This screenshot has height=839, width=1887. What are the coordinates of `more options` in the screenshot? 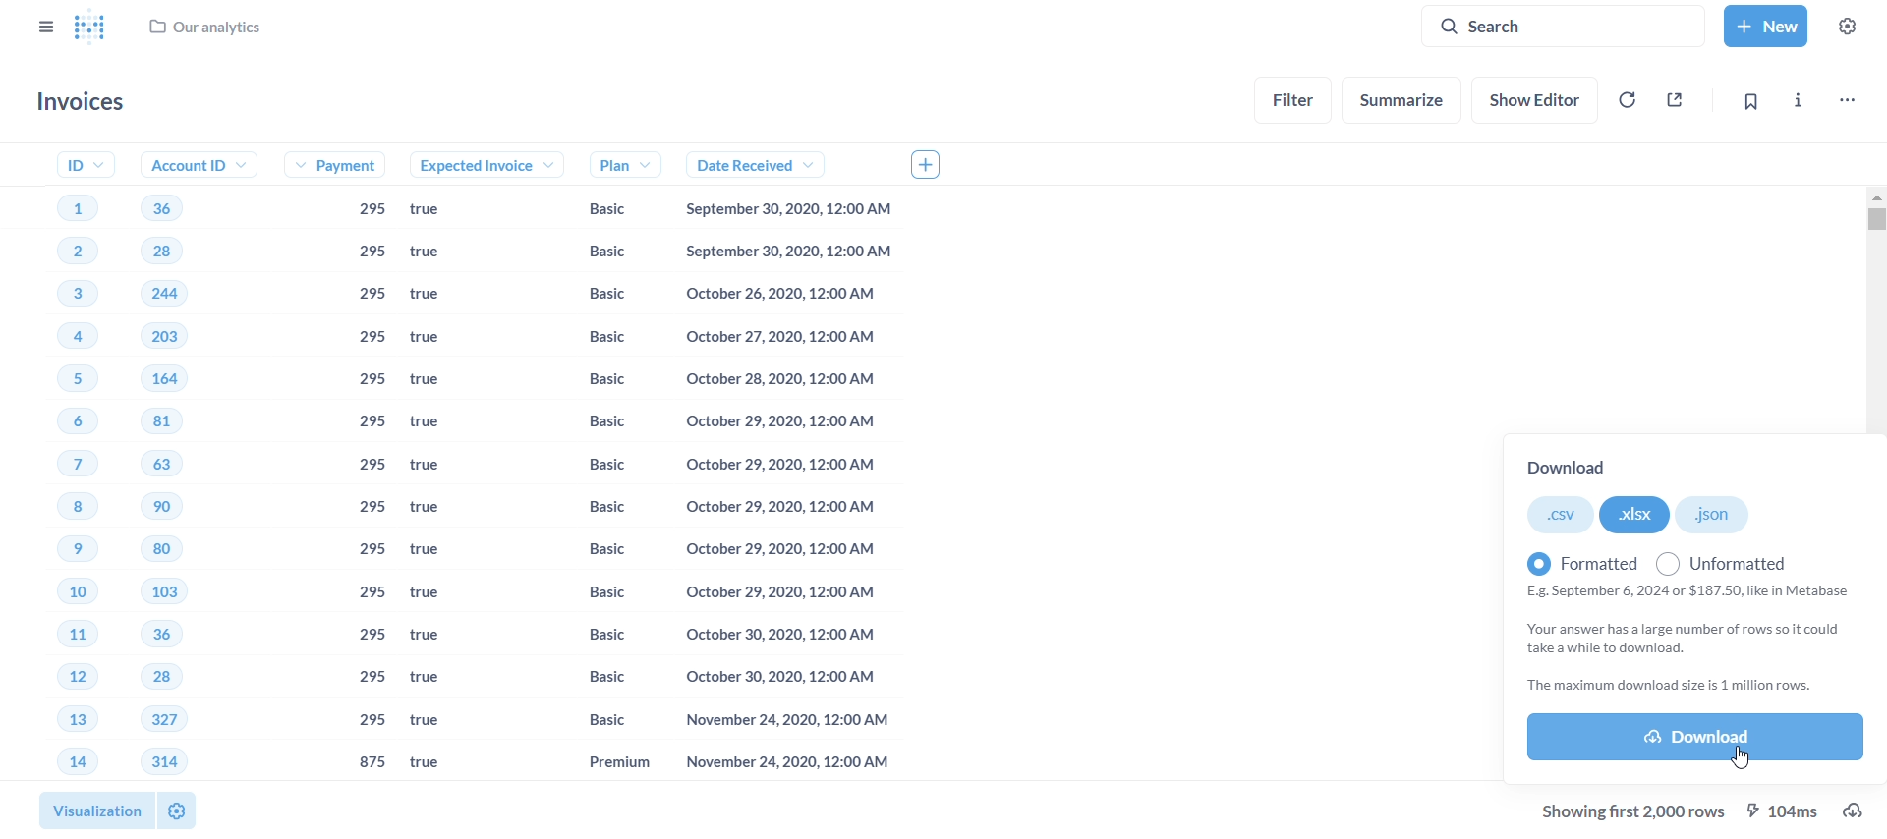 It's located at (1846, 97).